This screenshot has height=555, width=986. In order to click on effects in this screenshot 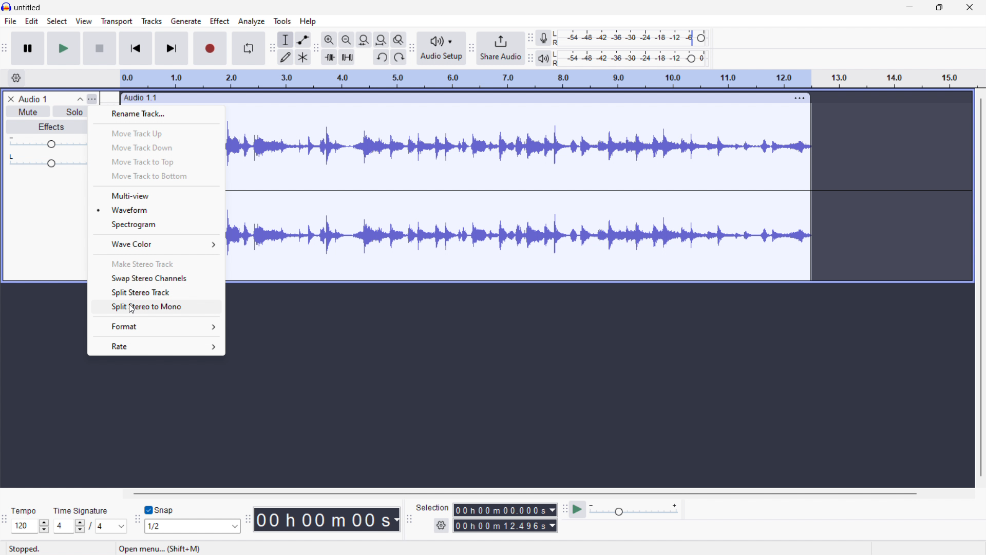, I will do `click(46, 127)`.